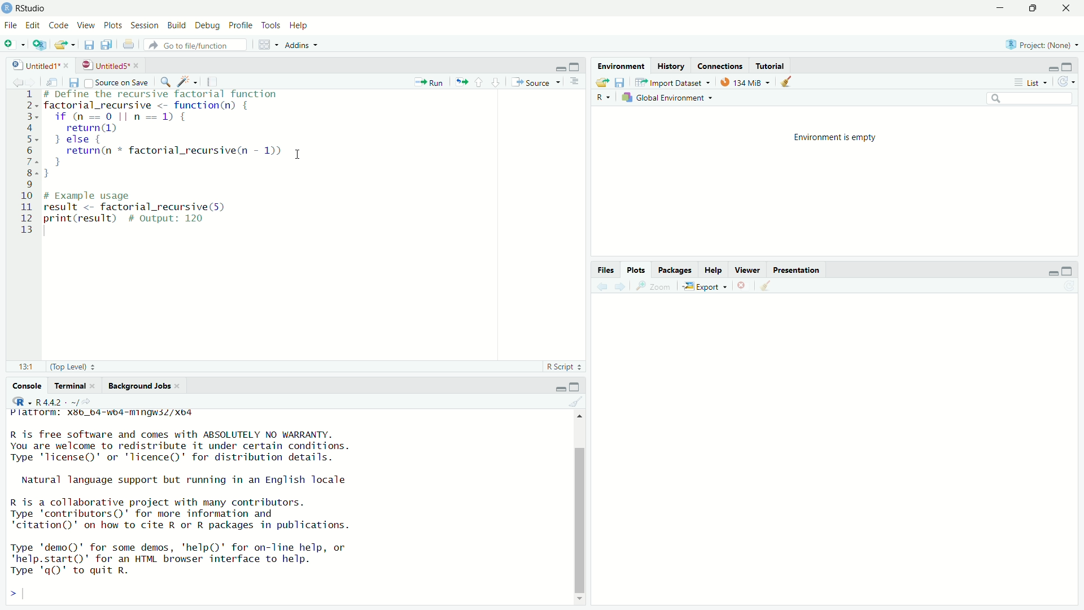 The image size is (1084, 610). What do you see at coordinates (583, 416) in the screenshot?
I see `Up` at bounding box center [583, 416].